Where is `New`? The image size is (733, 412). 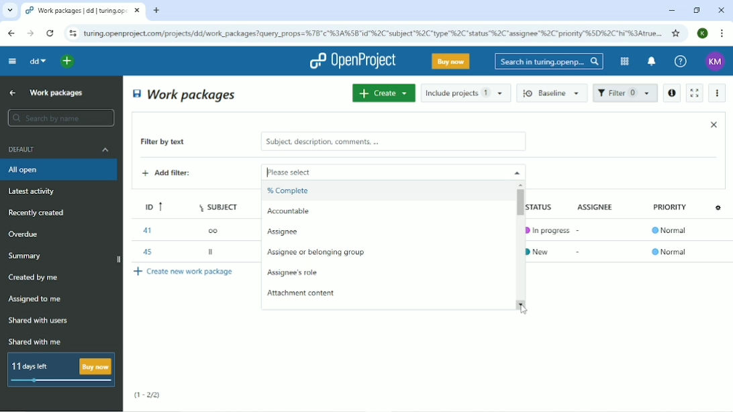 New is located at coordinates (542, 250).